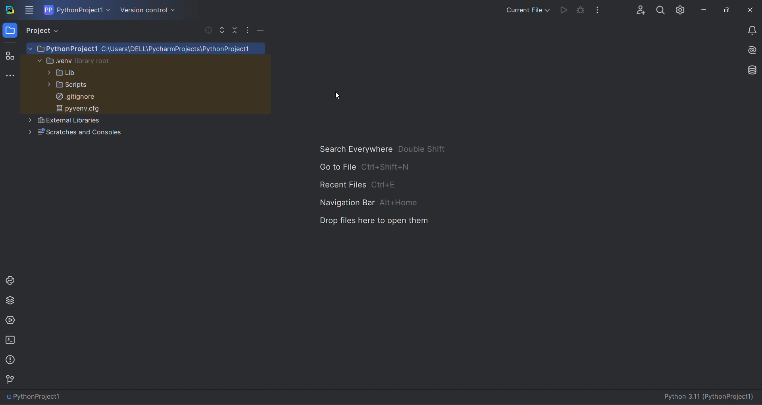 The image size is (762, 405). Describe the element at coordinates (381, 220) in the screenshot. I see `Drop files here to open them` at that location.